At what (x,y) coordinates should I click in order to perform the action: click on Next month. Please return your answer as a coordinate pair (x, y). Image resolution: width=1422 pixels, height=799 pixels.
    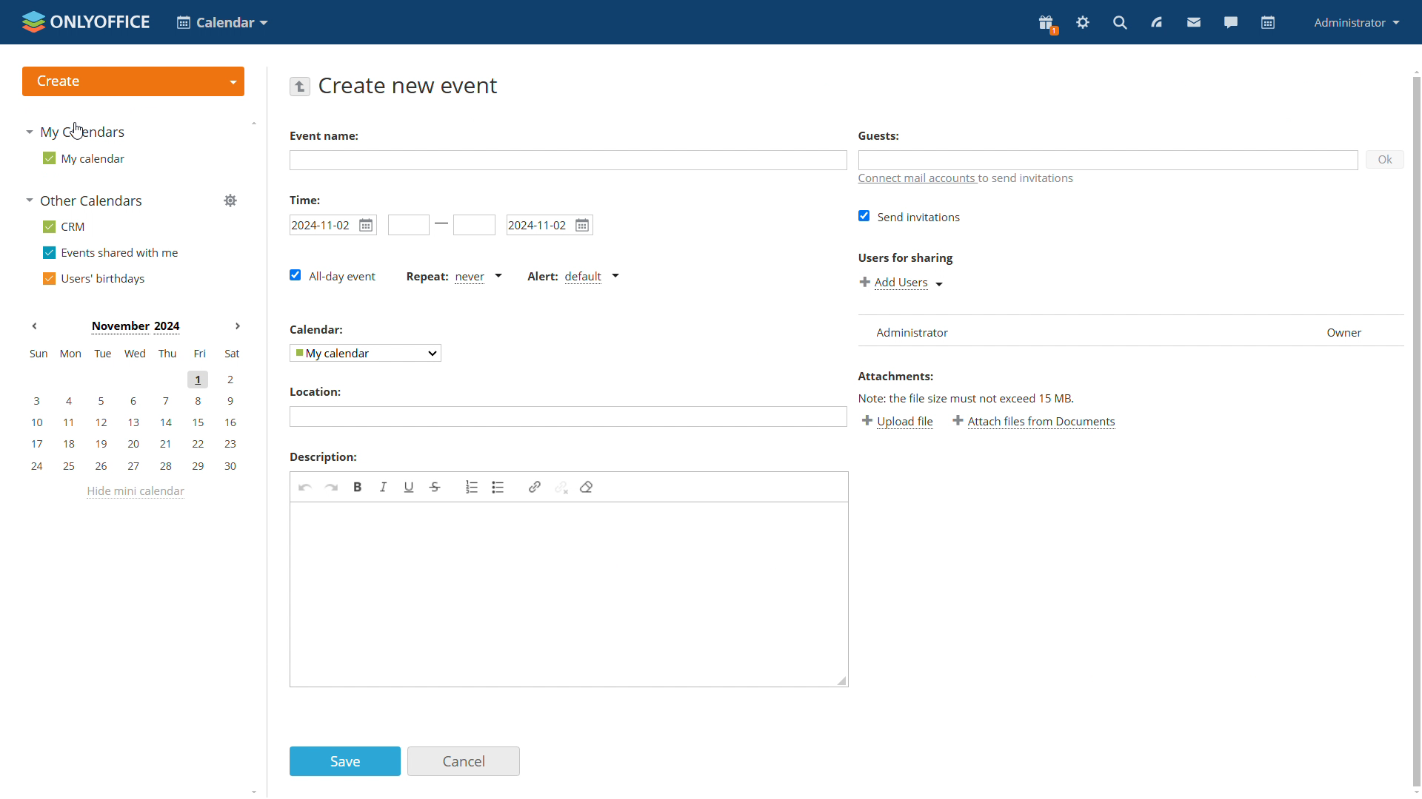
    Looking at the image, I should click on (233, 326).